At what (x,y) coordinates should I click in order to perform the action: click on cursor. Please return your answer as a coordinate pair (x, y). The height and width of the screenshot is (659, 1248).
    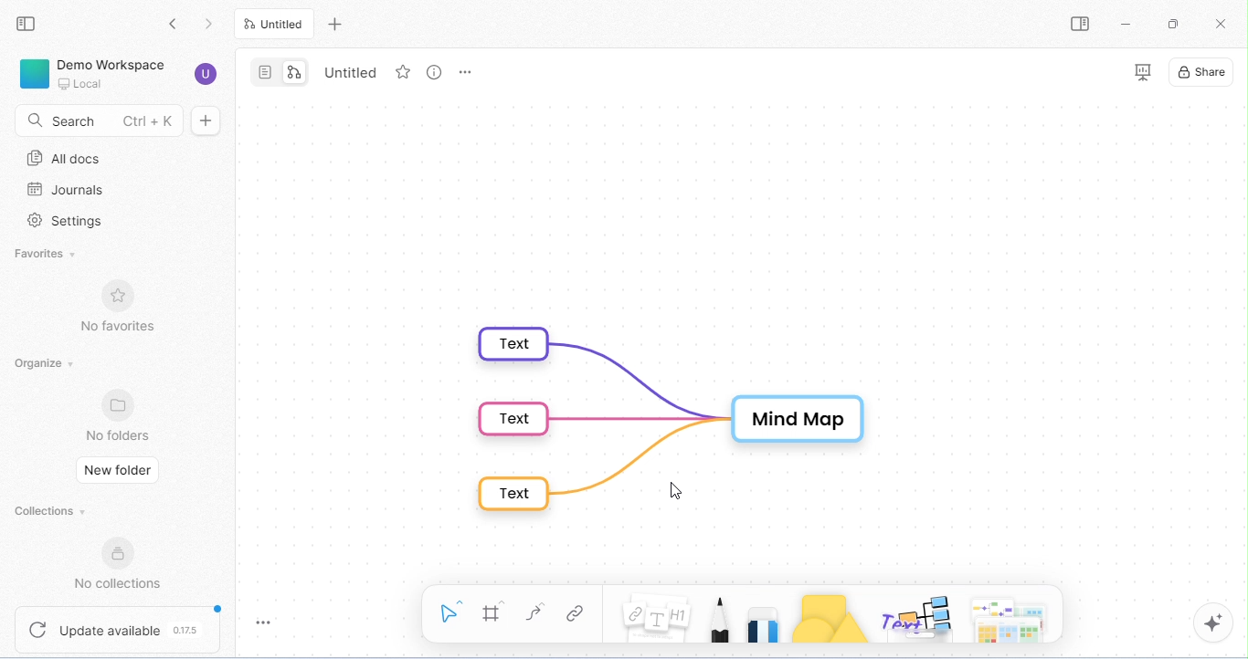
    Looking at the image, I should click on (680, 491).